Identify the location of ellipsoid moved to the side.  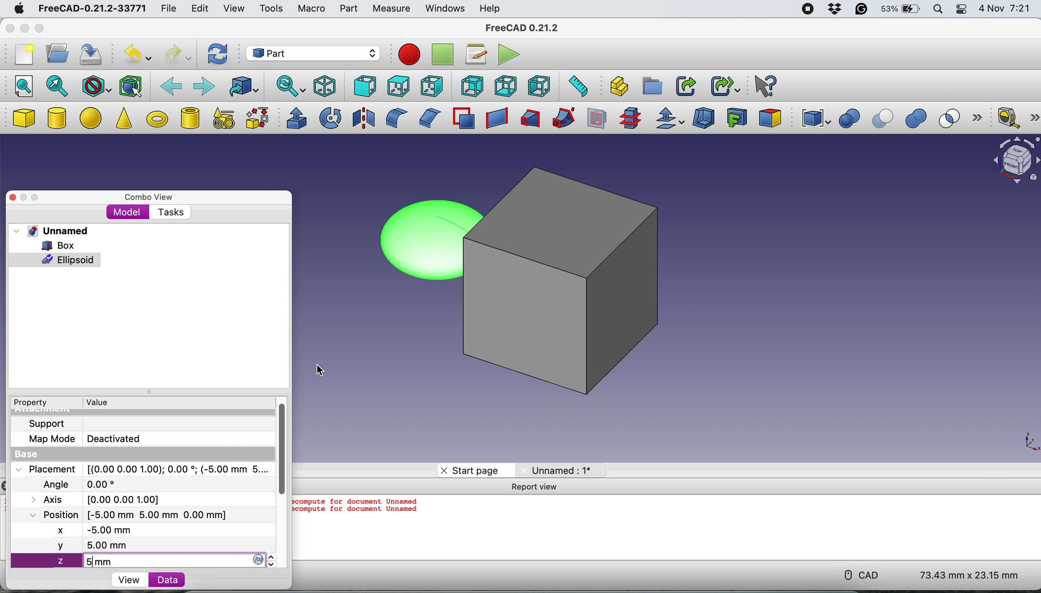
(419, 241).